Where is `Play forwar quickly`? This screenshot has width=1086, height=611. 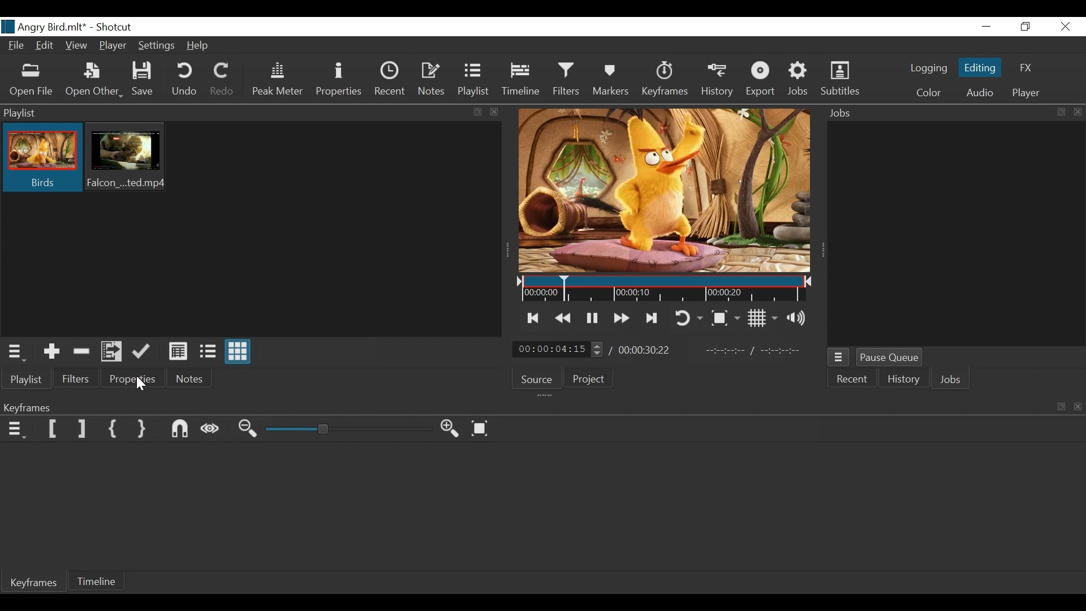
Play forwar quickly is located at coordinates (622, 318).